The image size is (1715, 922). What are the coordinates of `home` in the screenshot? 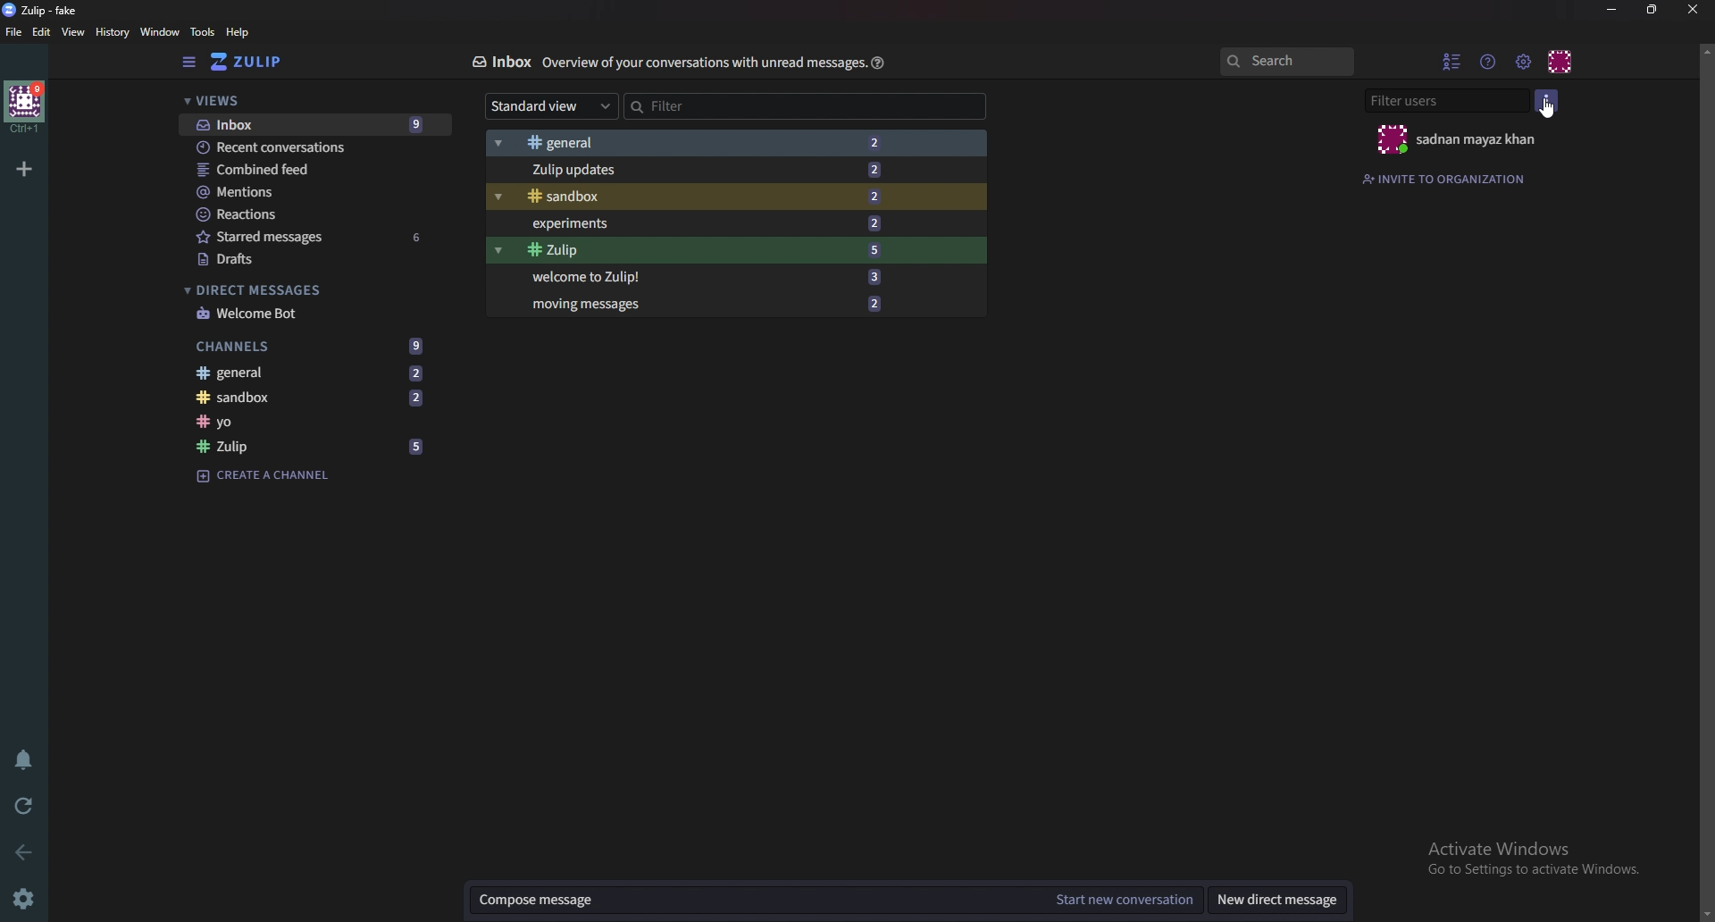 It's located at (25, 107).